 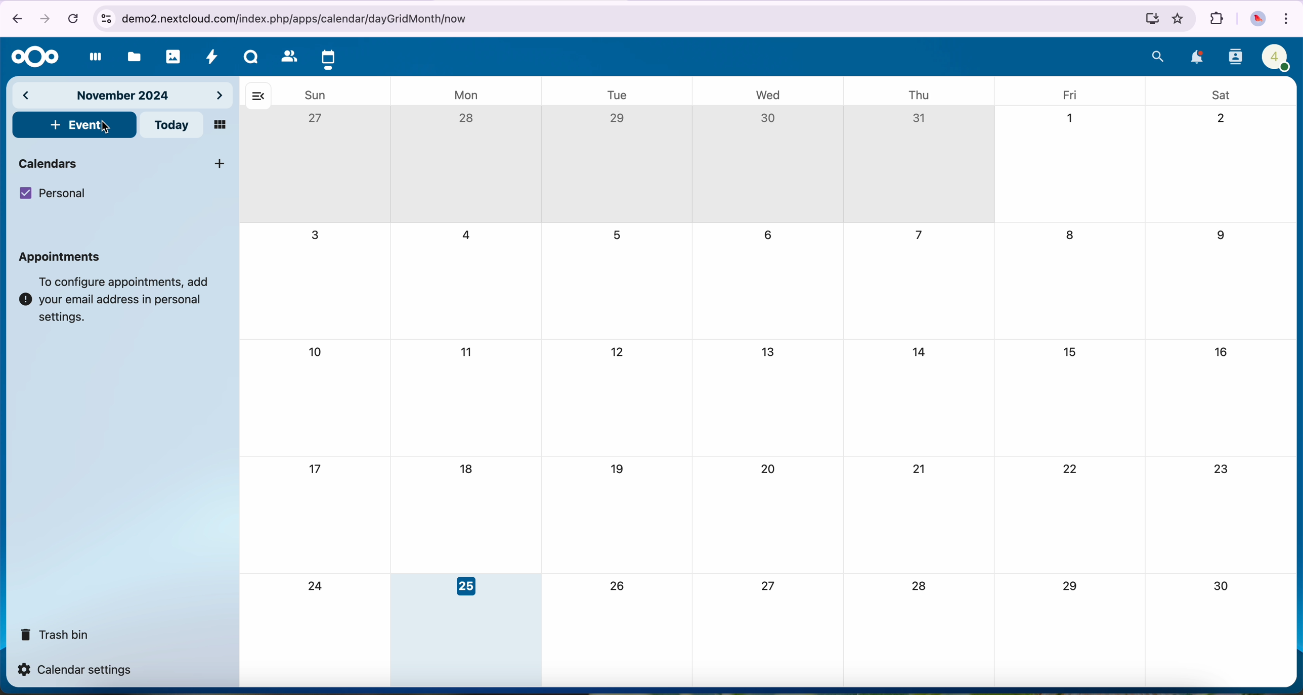 I want to click on 3, so click(x=315, y=234).